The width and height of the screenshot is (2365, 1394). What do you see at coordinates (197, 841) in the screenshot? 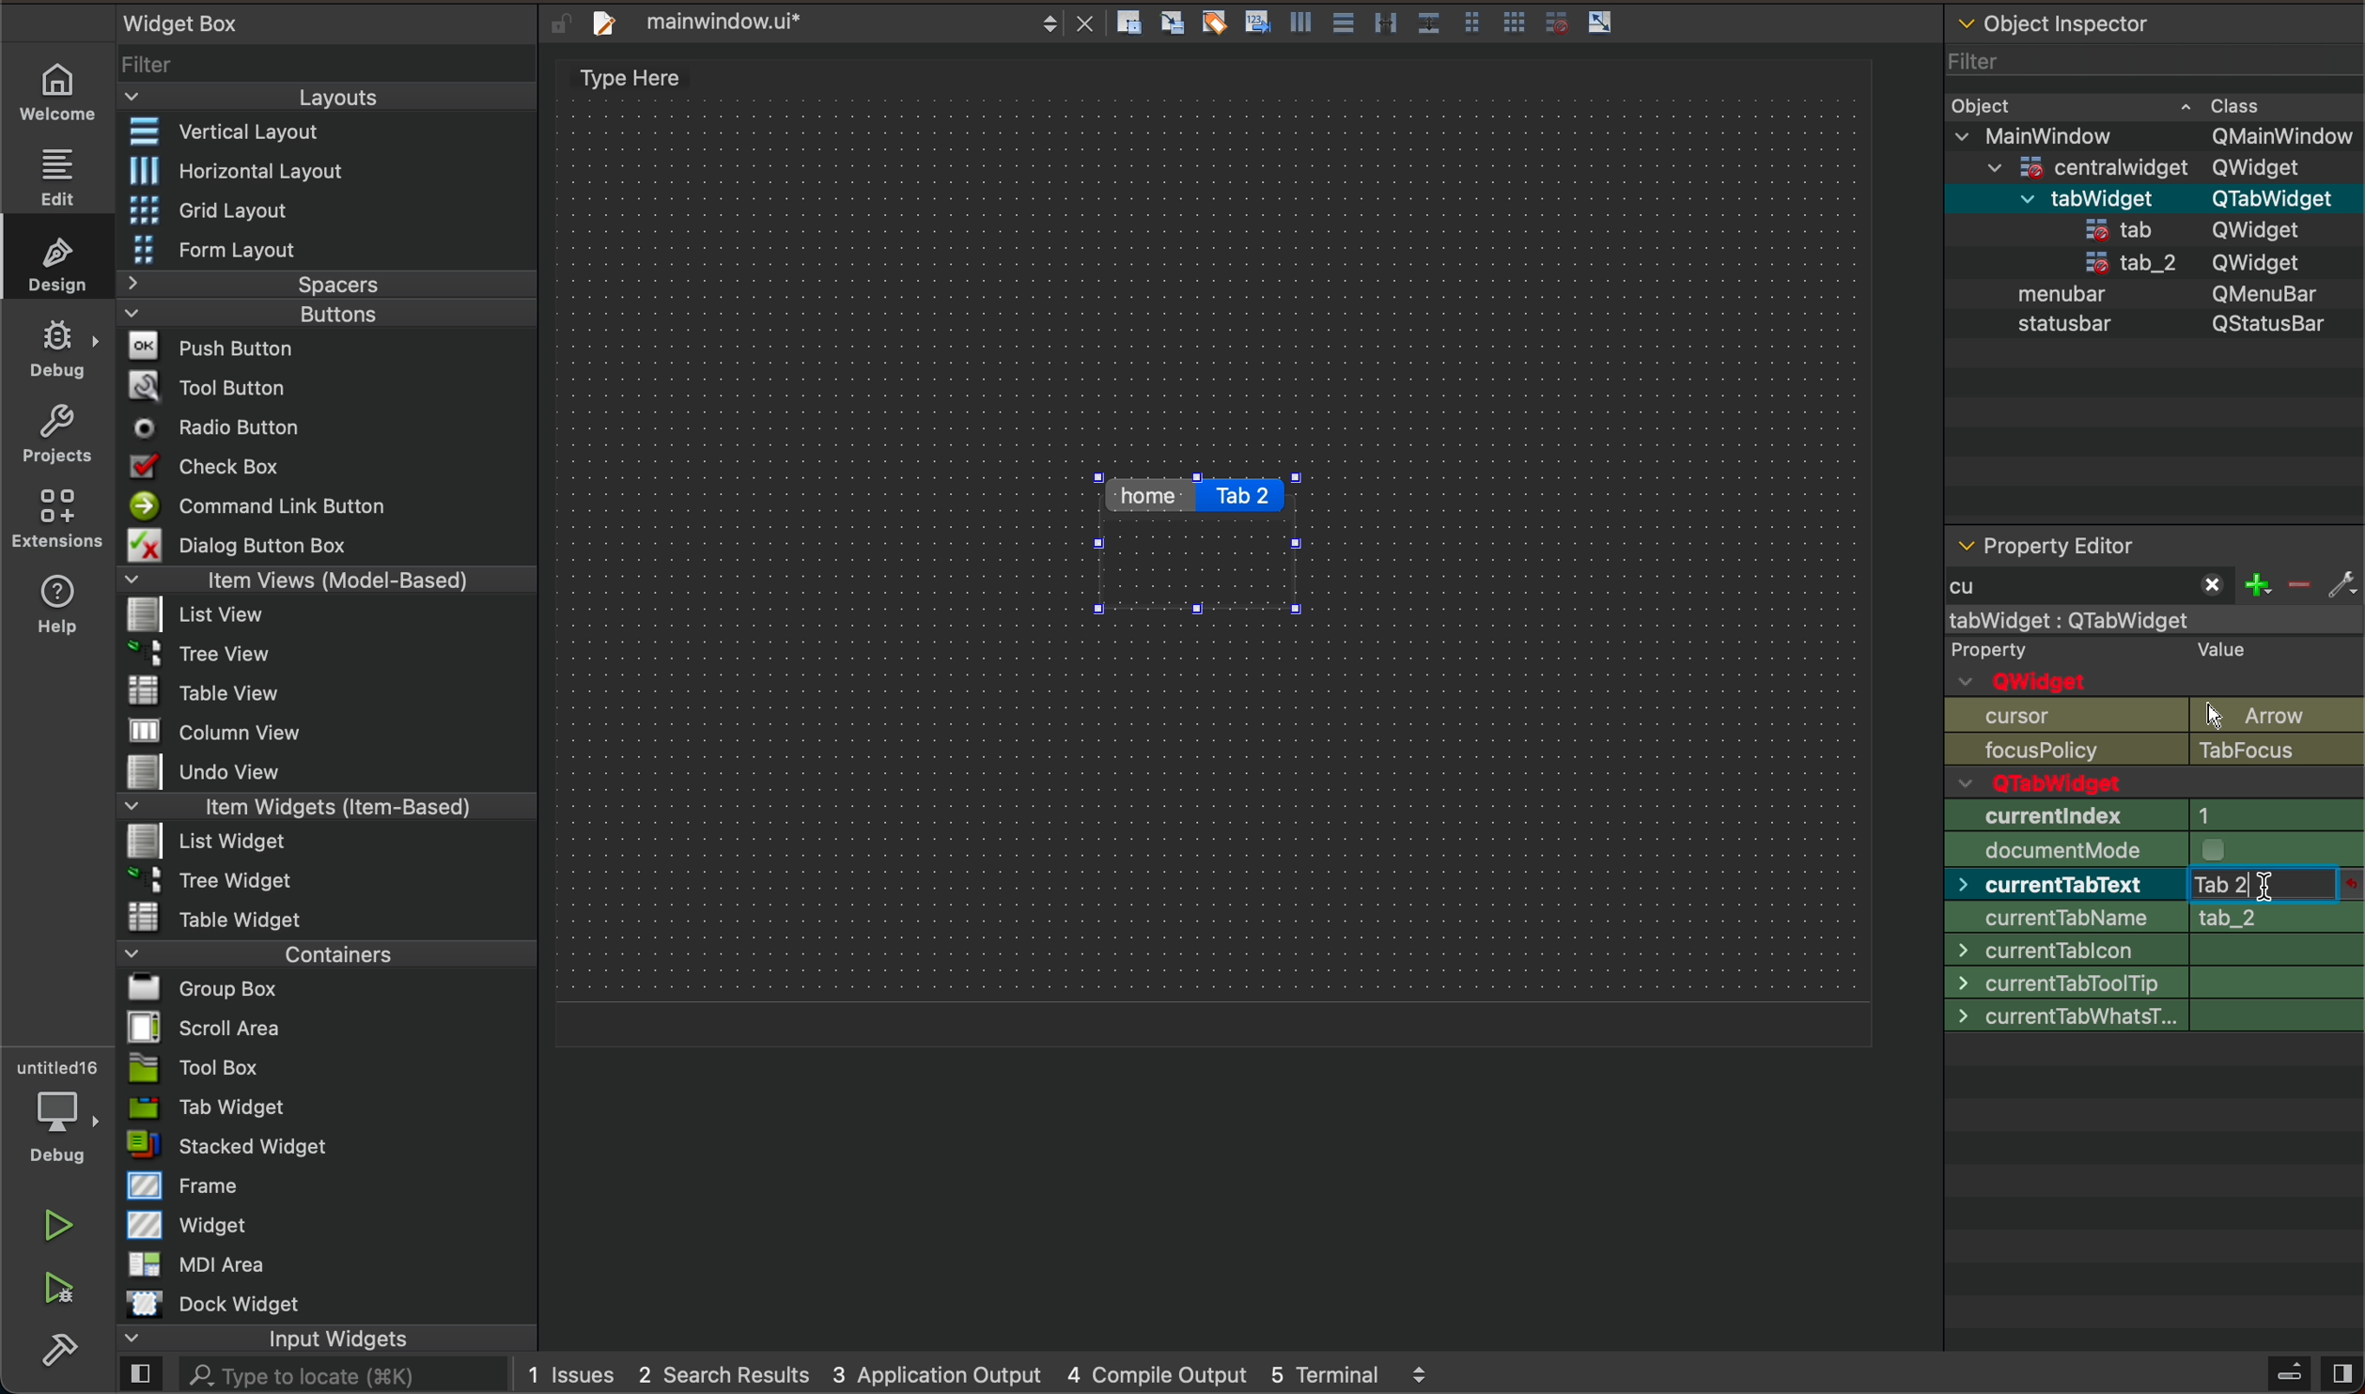
I see `List widget` at bounding box center [197, 841].